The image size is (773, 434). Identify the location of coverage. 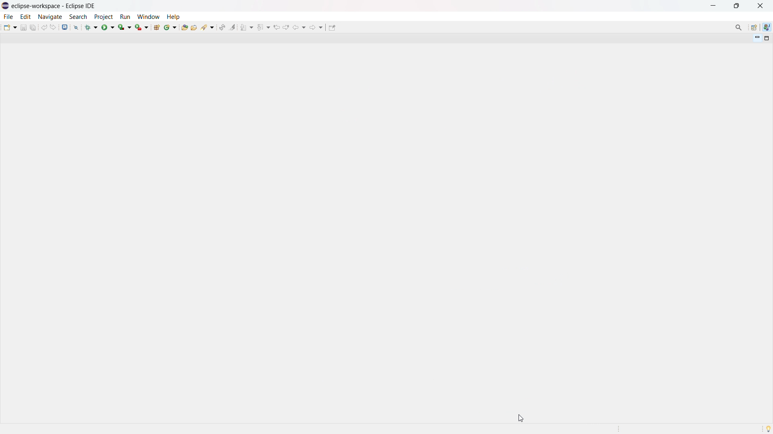
(125, 27).